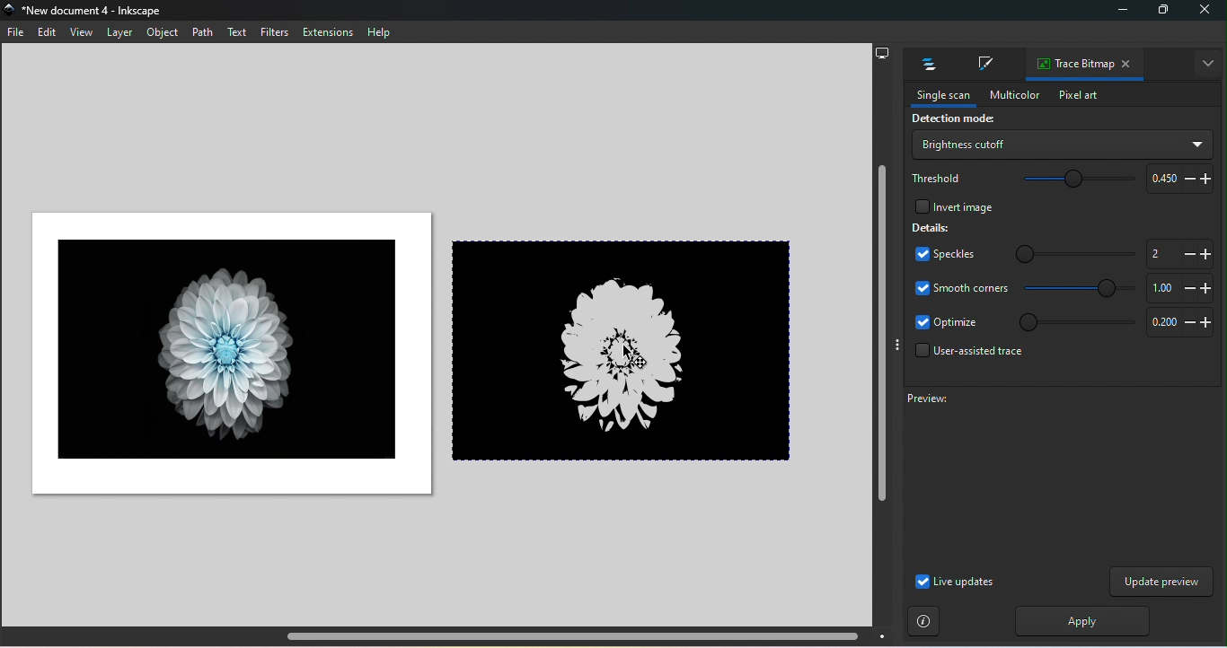  Describe the element at coordinates (1071, 65) in the screenshot. I see `Trace bitmap` at that location.